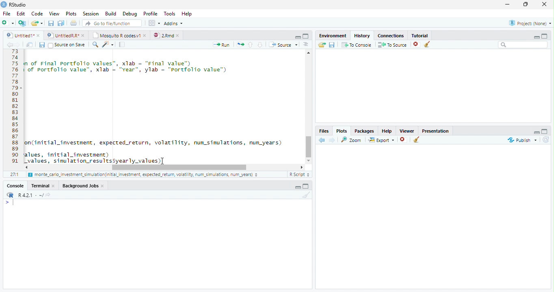  I want to click on Go to previous section of code, so click(251, 45).